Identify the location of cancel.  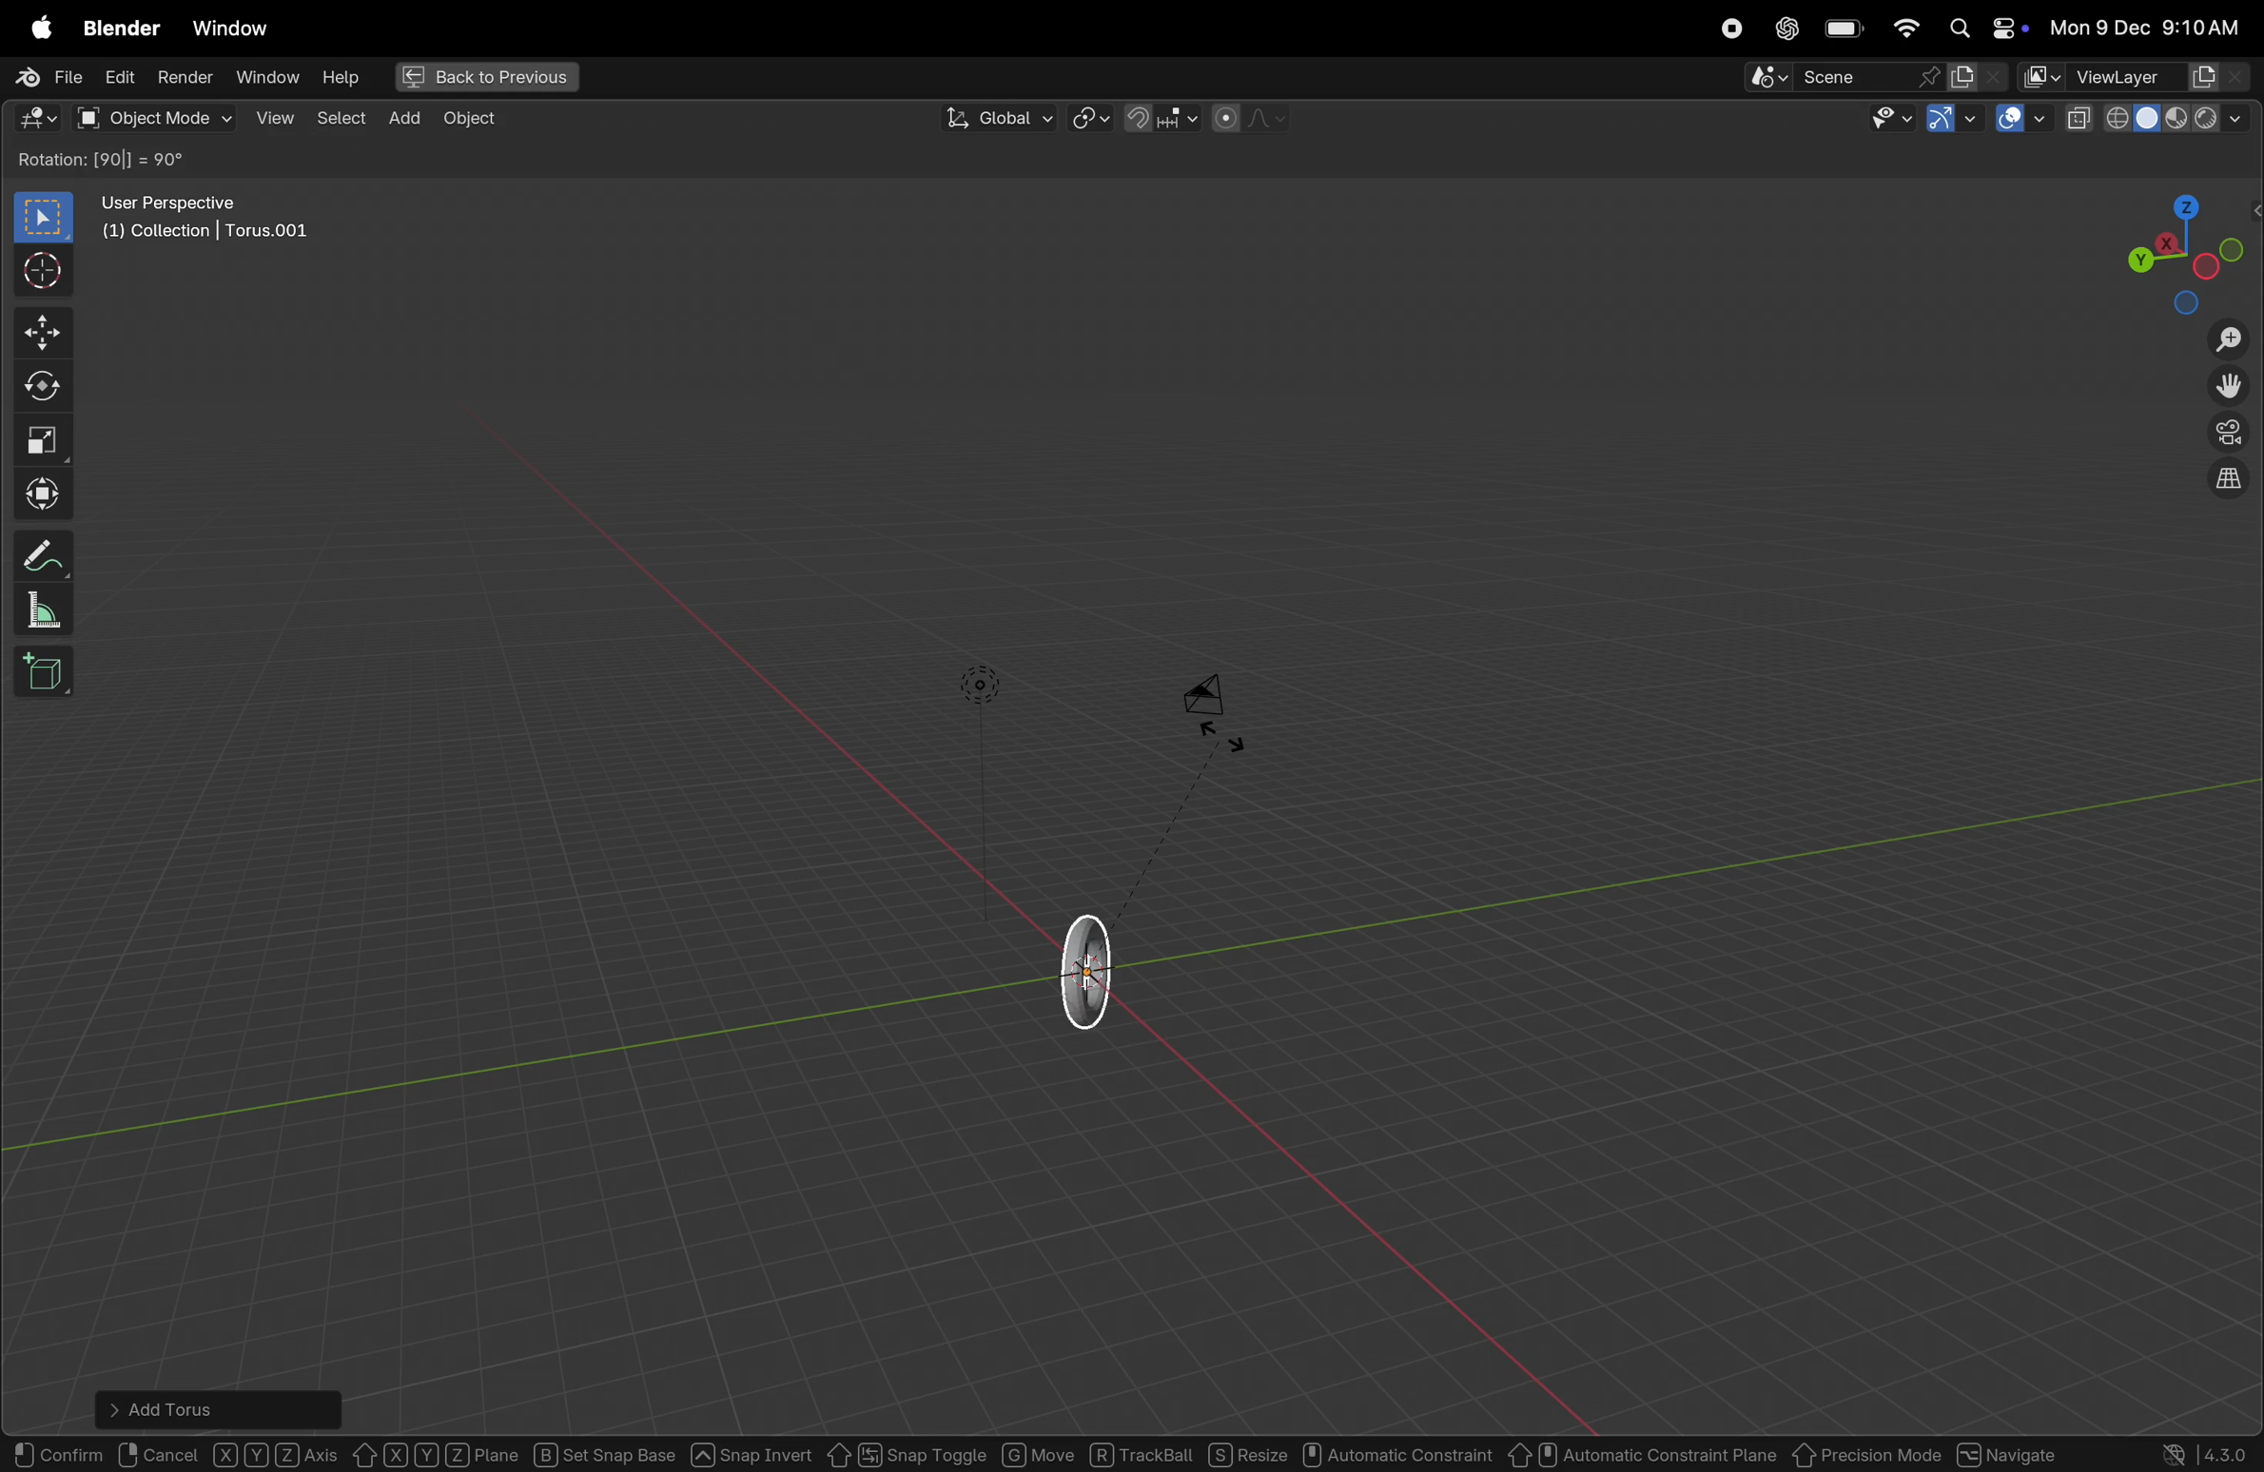
(161, 1451).